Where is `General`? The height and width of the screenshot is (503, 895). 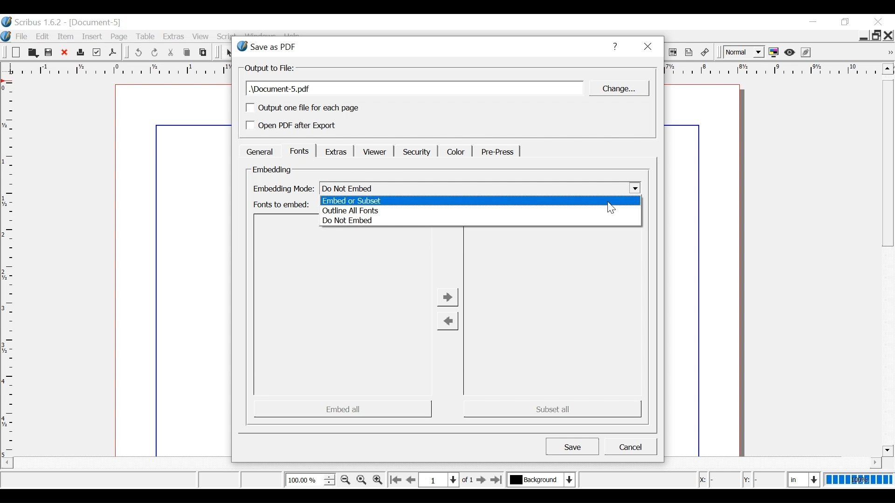
General is located at coordinates (259, 151).